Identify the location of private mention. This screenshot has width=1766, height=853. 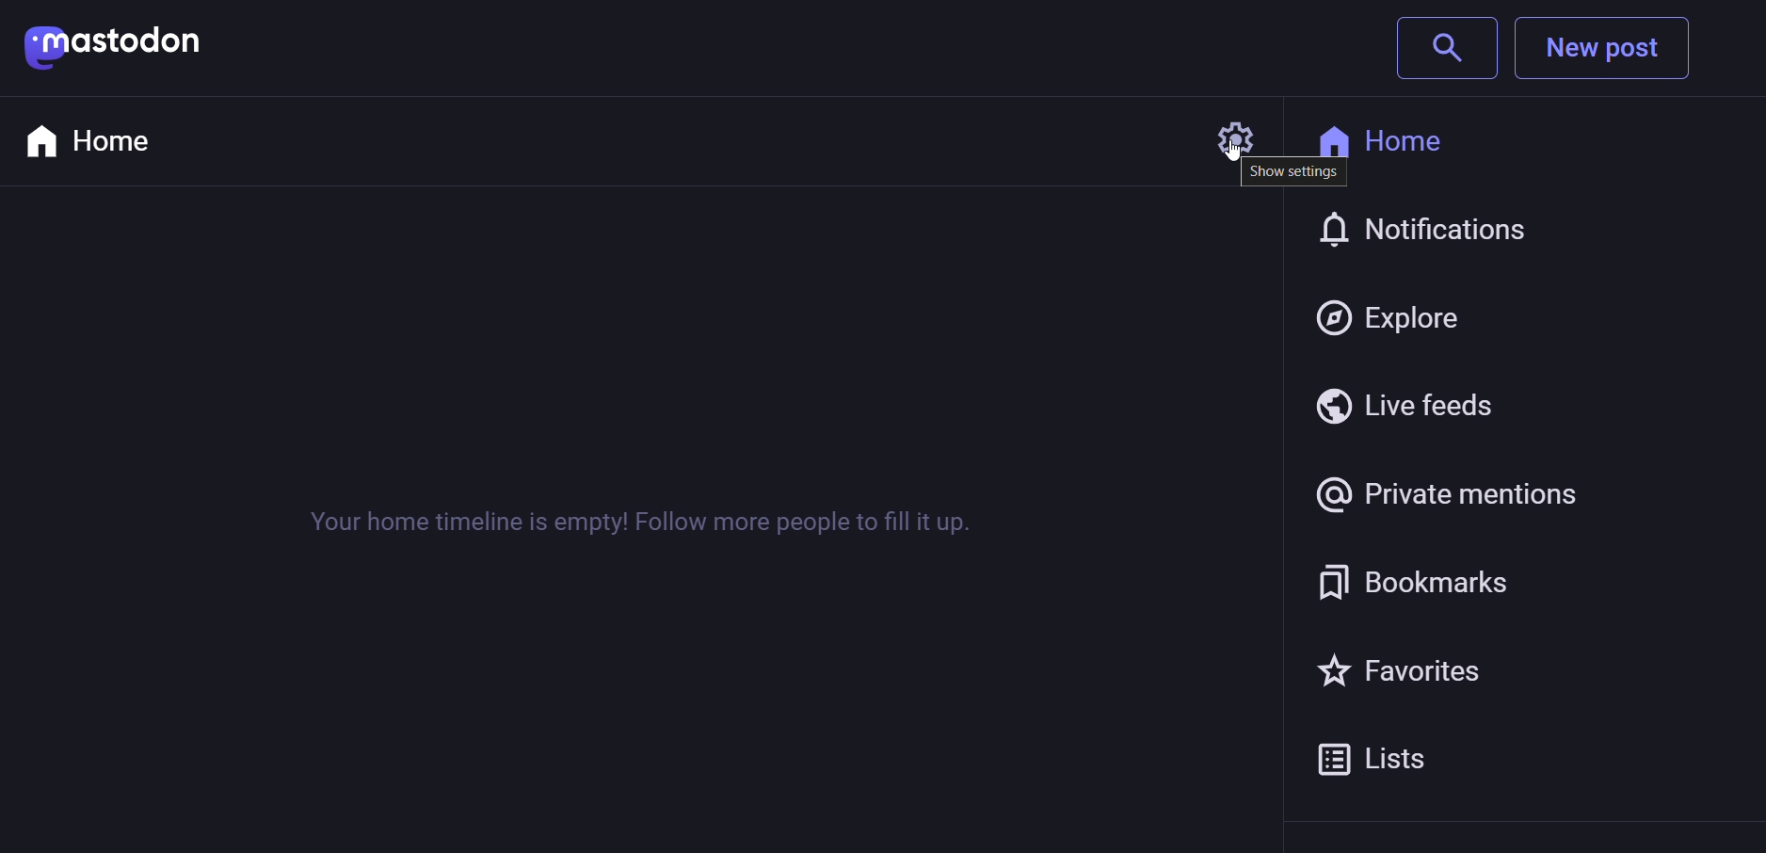
(1452, 490).